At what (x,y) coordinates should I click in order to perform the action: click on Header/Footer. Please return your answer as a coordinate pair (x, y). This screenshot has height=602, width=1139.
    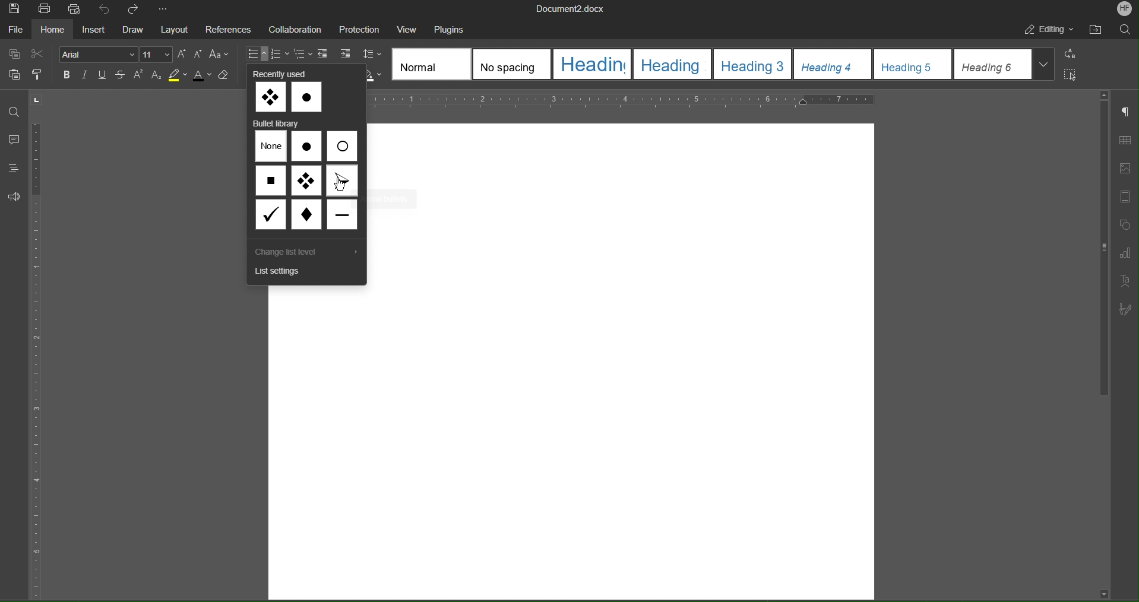
    Looking at the image, I should click on (1121, 196).